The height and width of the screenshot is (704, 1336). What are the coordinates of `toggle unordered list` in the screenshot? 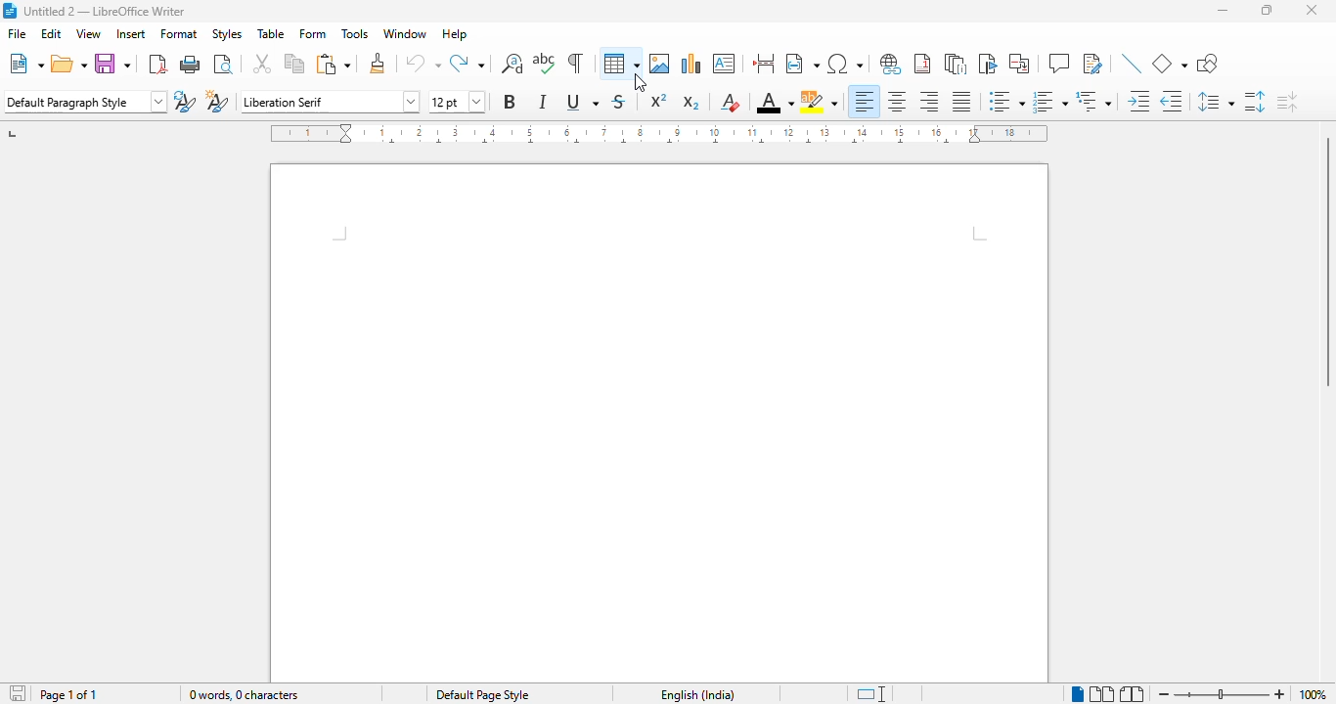 It's located at (1006, 101).